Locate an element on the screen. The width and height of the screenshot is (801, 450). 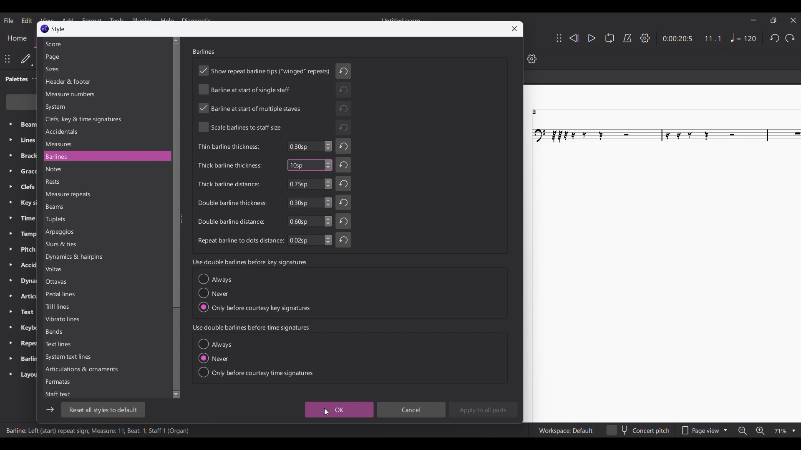
Reset to default is located at coordinates (103, 409).